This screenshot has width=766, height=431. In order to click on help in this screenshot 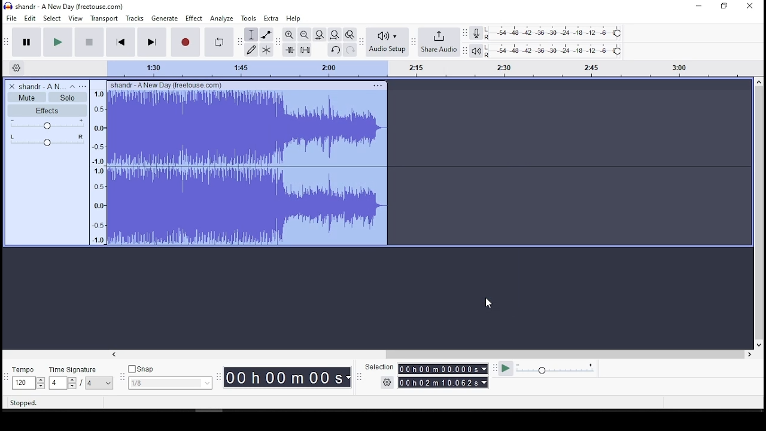, I will do `click(293, 18)`.